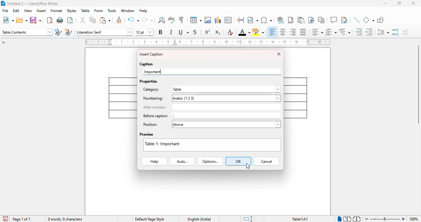 Image resolution: width=421 pixels, height=222 pixels. I want to click on toggle formatting marks , so click(181, 20).